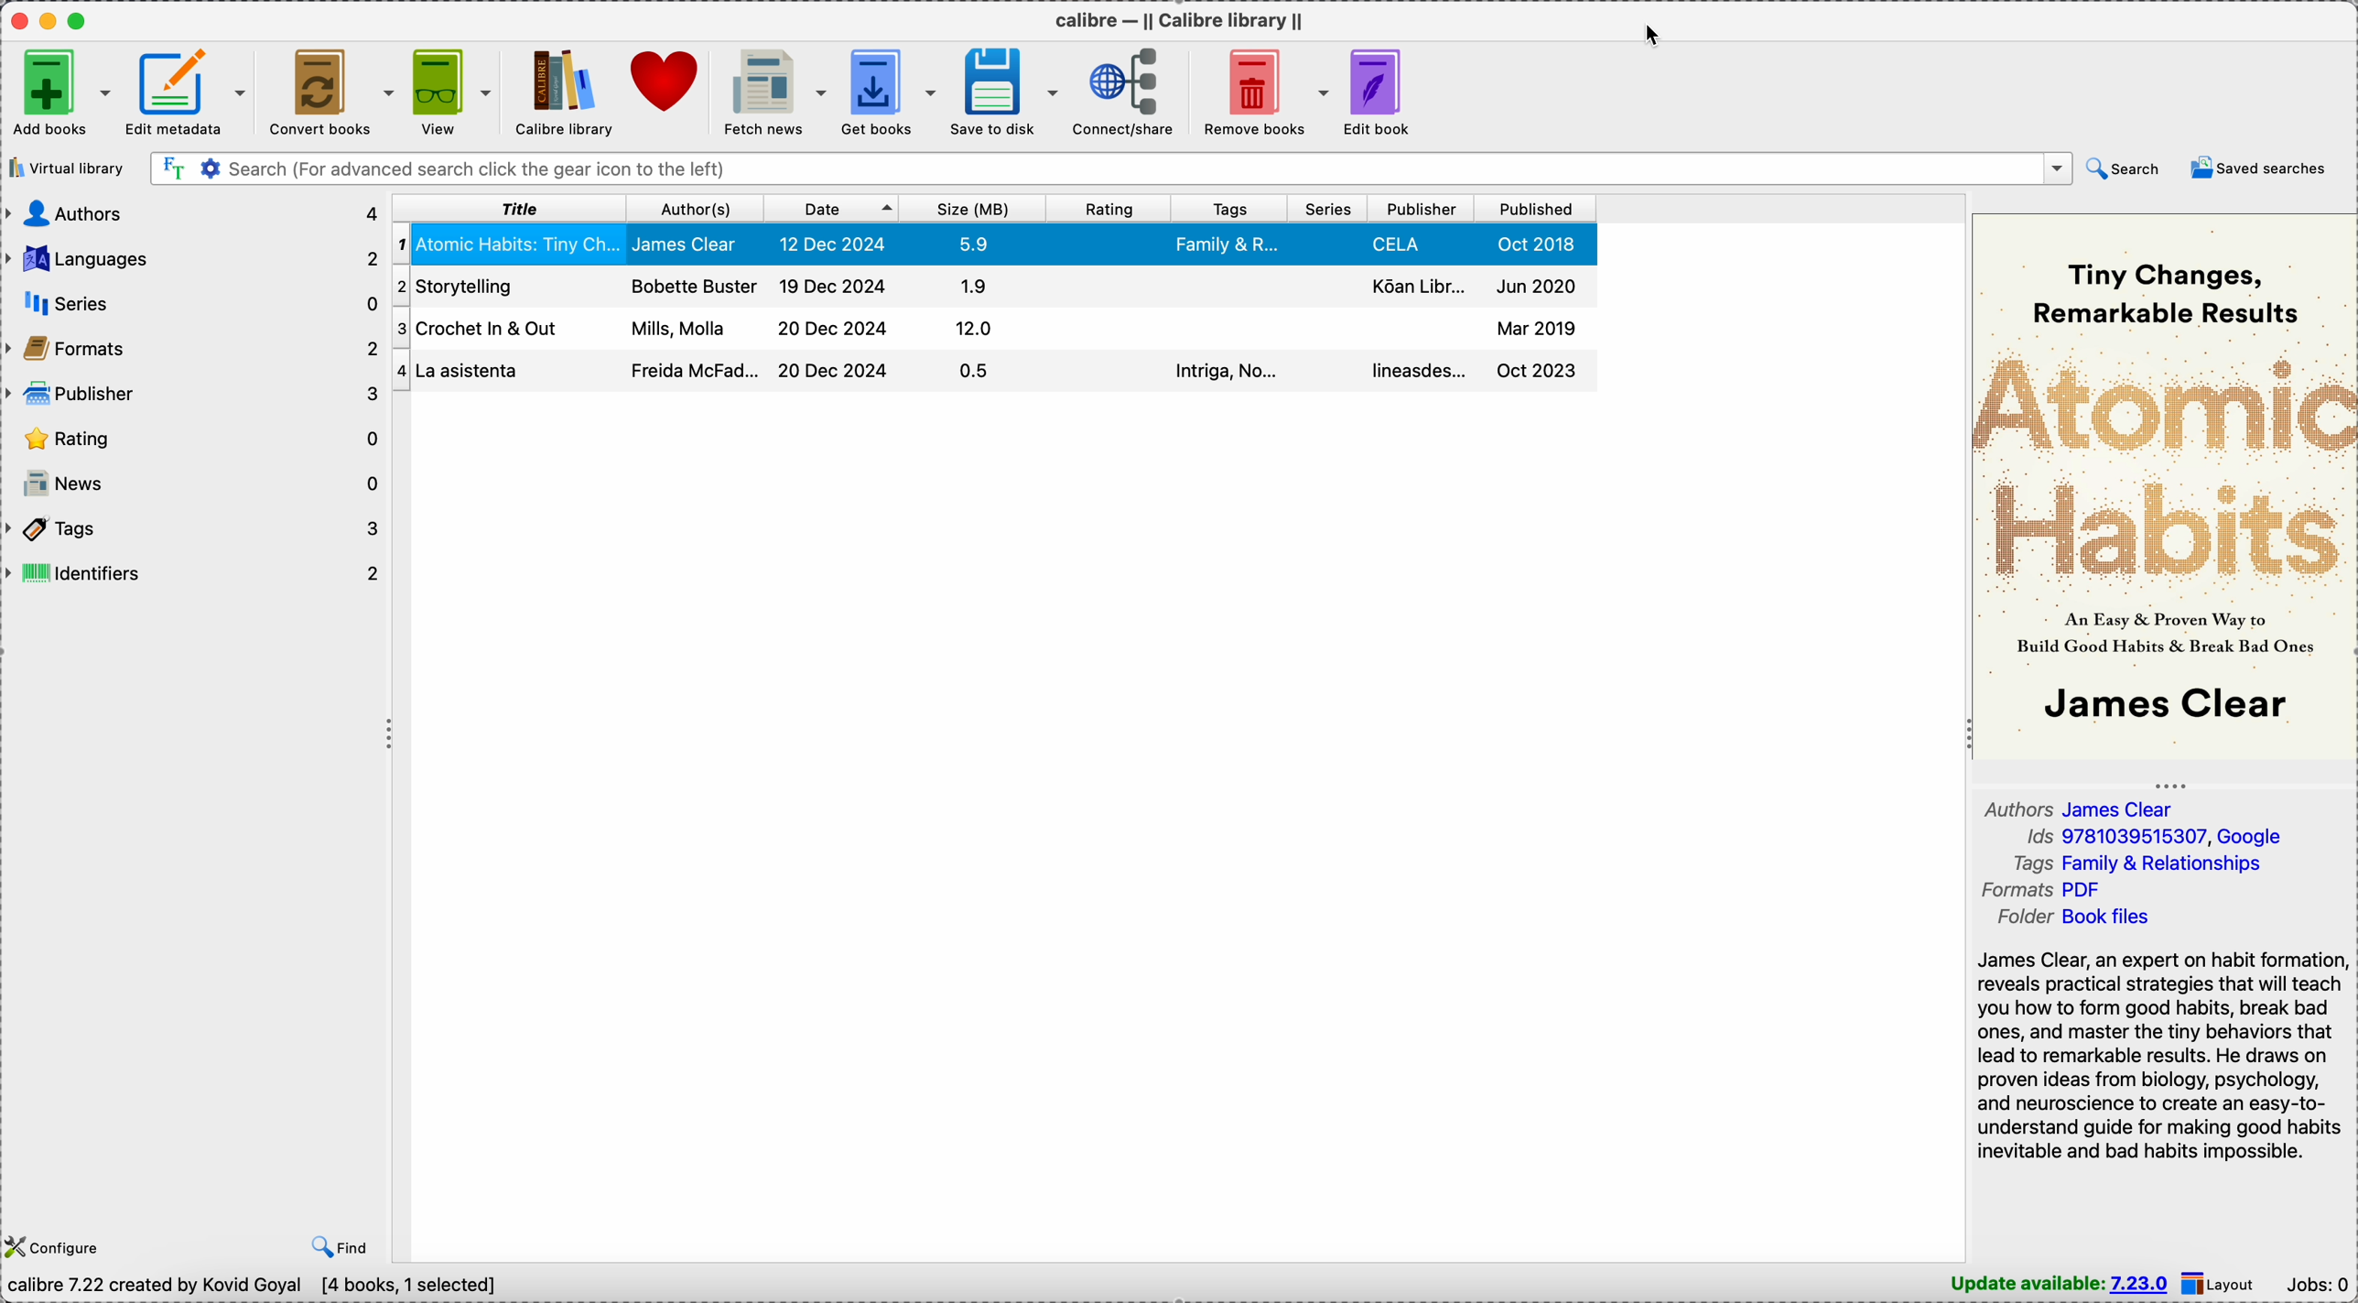  I want to click on virtual library, so click(66, 169).